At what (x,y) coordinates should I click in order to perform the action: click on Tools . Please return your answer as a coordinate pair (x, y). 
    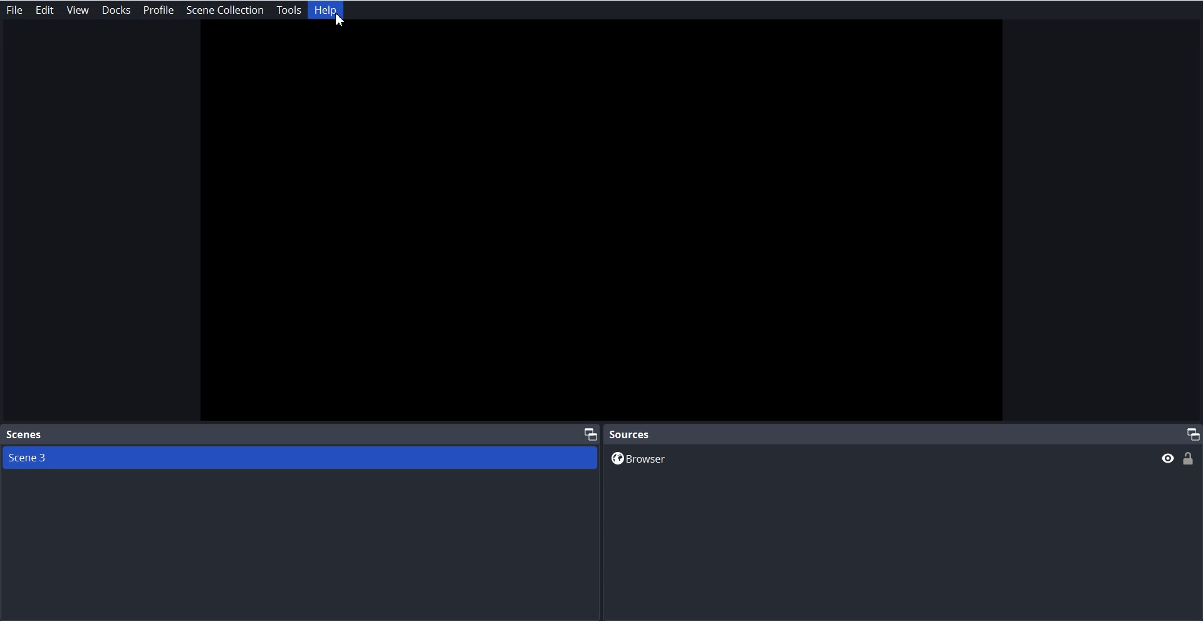
    Looking at the image, I should click on (288, 10).